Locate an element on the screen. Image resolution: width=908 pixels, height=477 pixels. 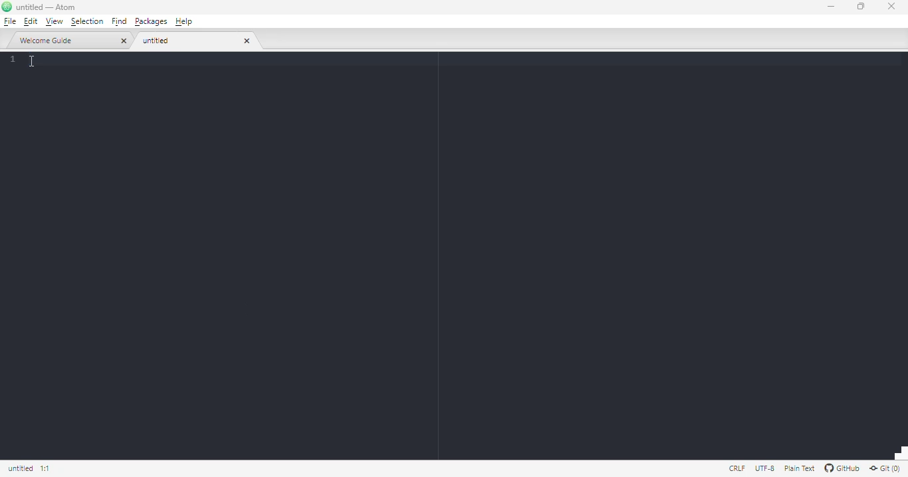
view is located at coordinates (54, 22).